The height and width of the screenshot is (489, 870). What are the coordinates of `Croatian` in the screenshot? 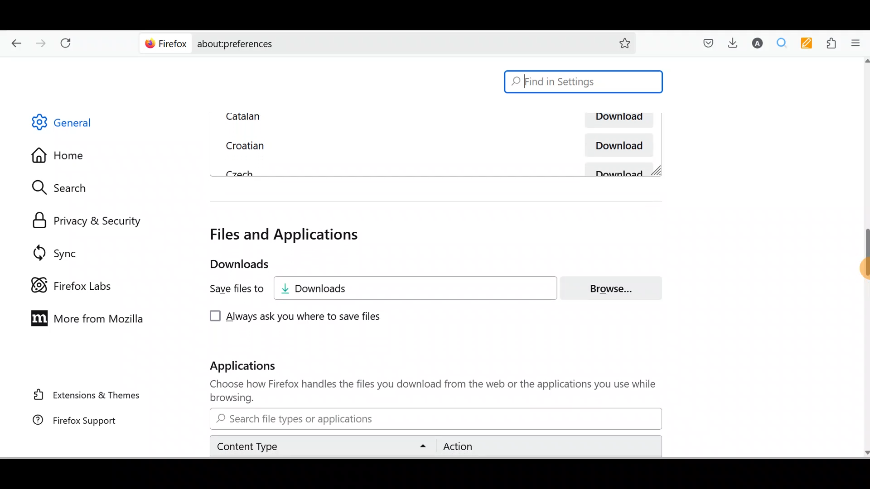 It's located at (243, 144).